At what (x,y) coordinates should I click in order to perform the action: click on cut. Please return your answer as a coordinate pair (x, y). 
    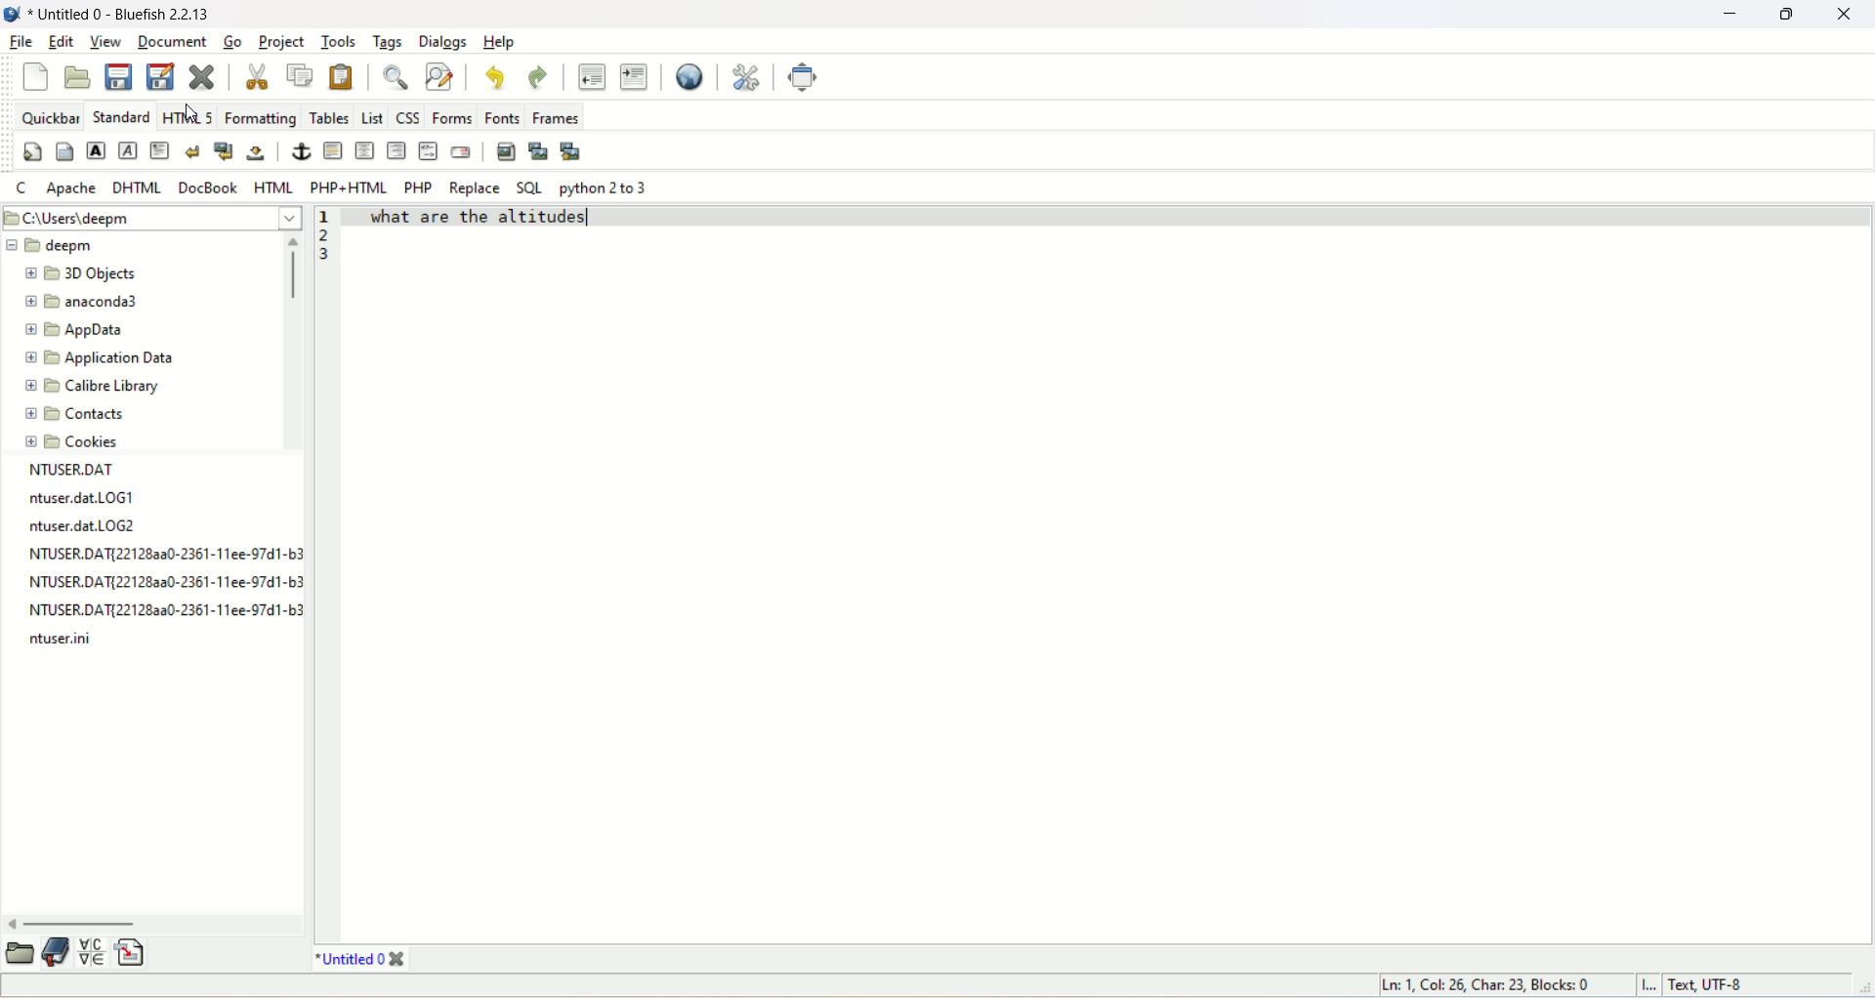
    Looking at the image, I should click on (260, 76).